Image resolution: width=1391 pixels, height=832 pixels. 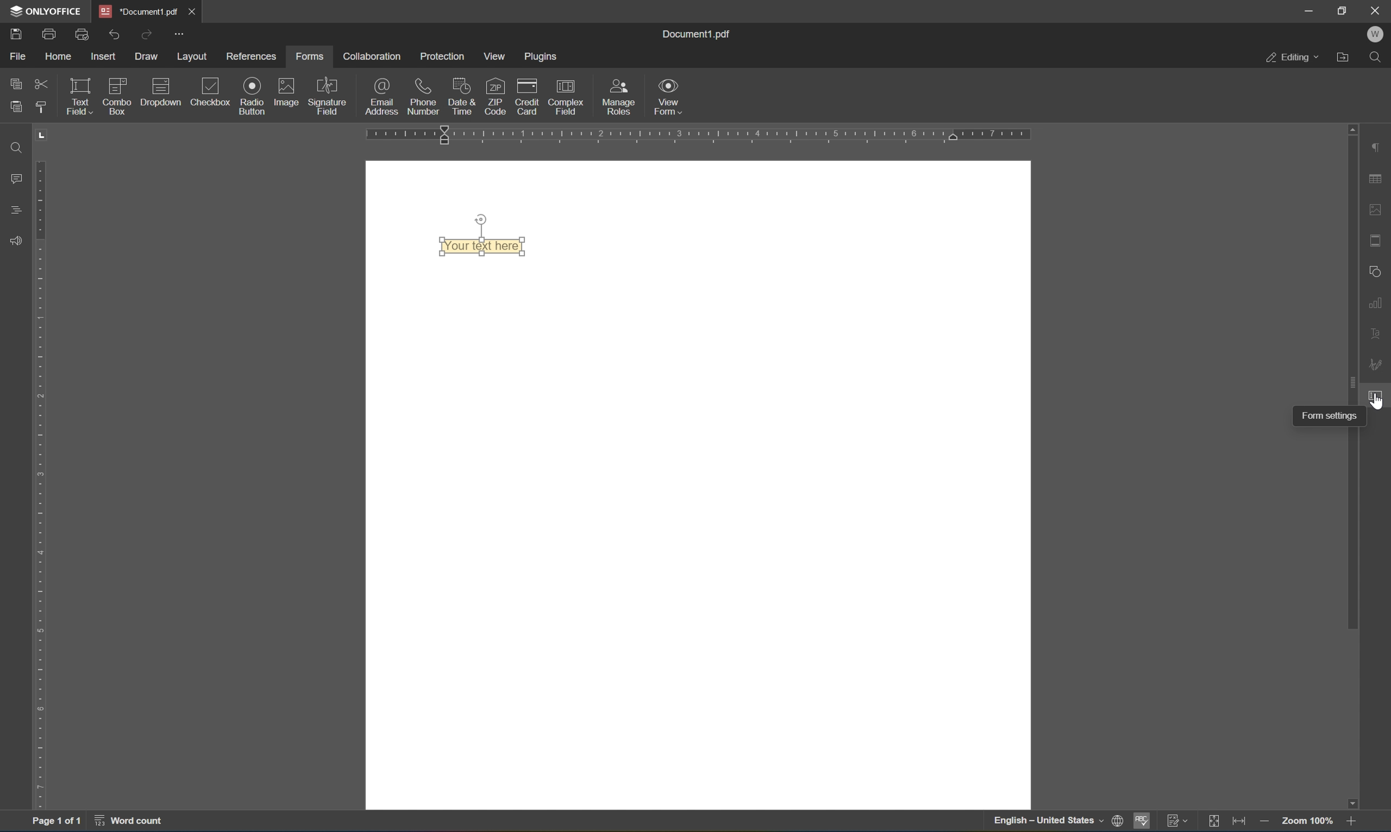 I want to click on plugins, so click(x=541, y=56).